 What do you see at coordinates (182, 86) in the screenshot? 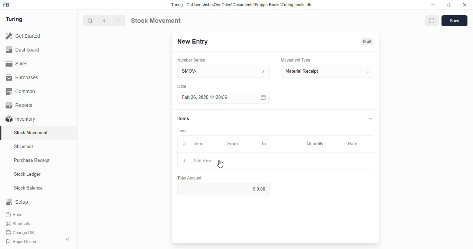
I see `Date` at bounding box center [182, 86].